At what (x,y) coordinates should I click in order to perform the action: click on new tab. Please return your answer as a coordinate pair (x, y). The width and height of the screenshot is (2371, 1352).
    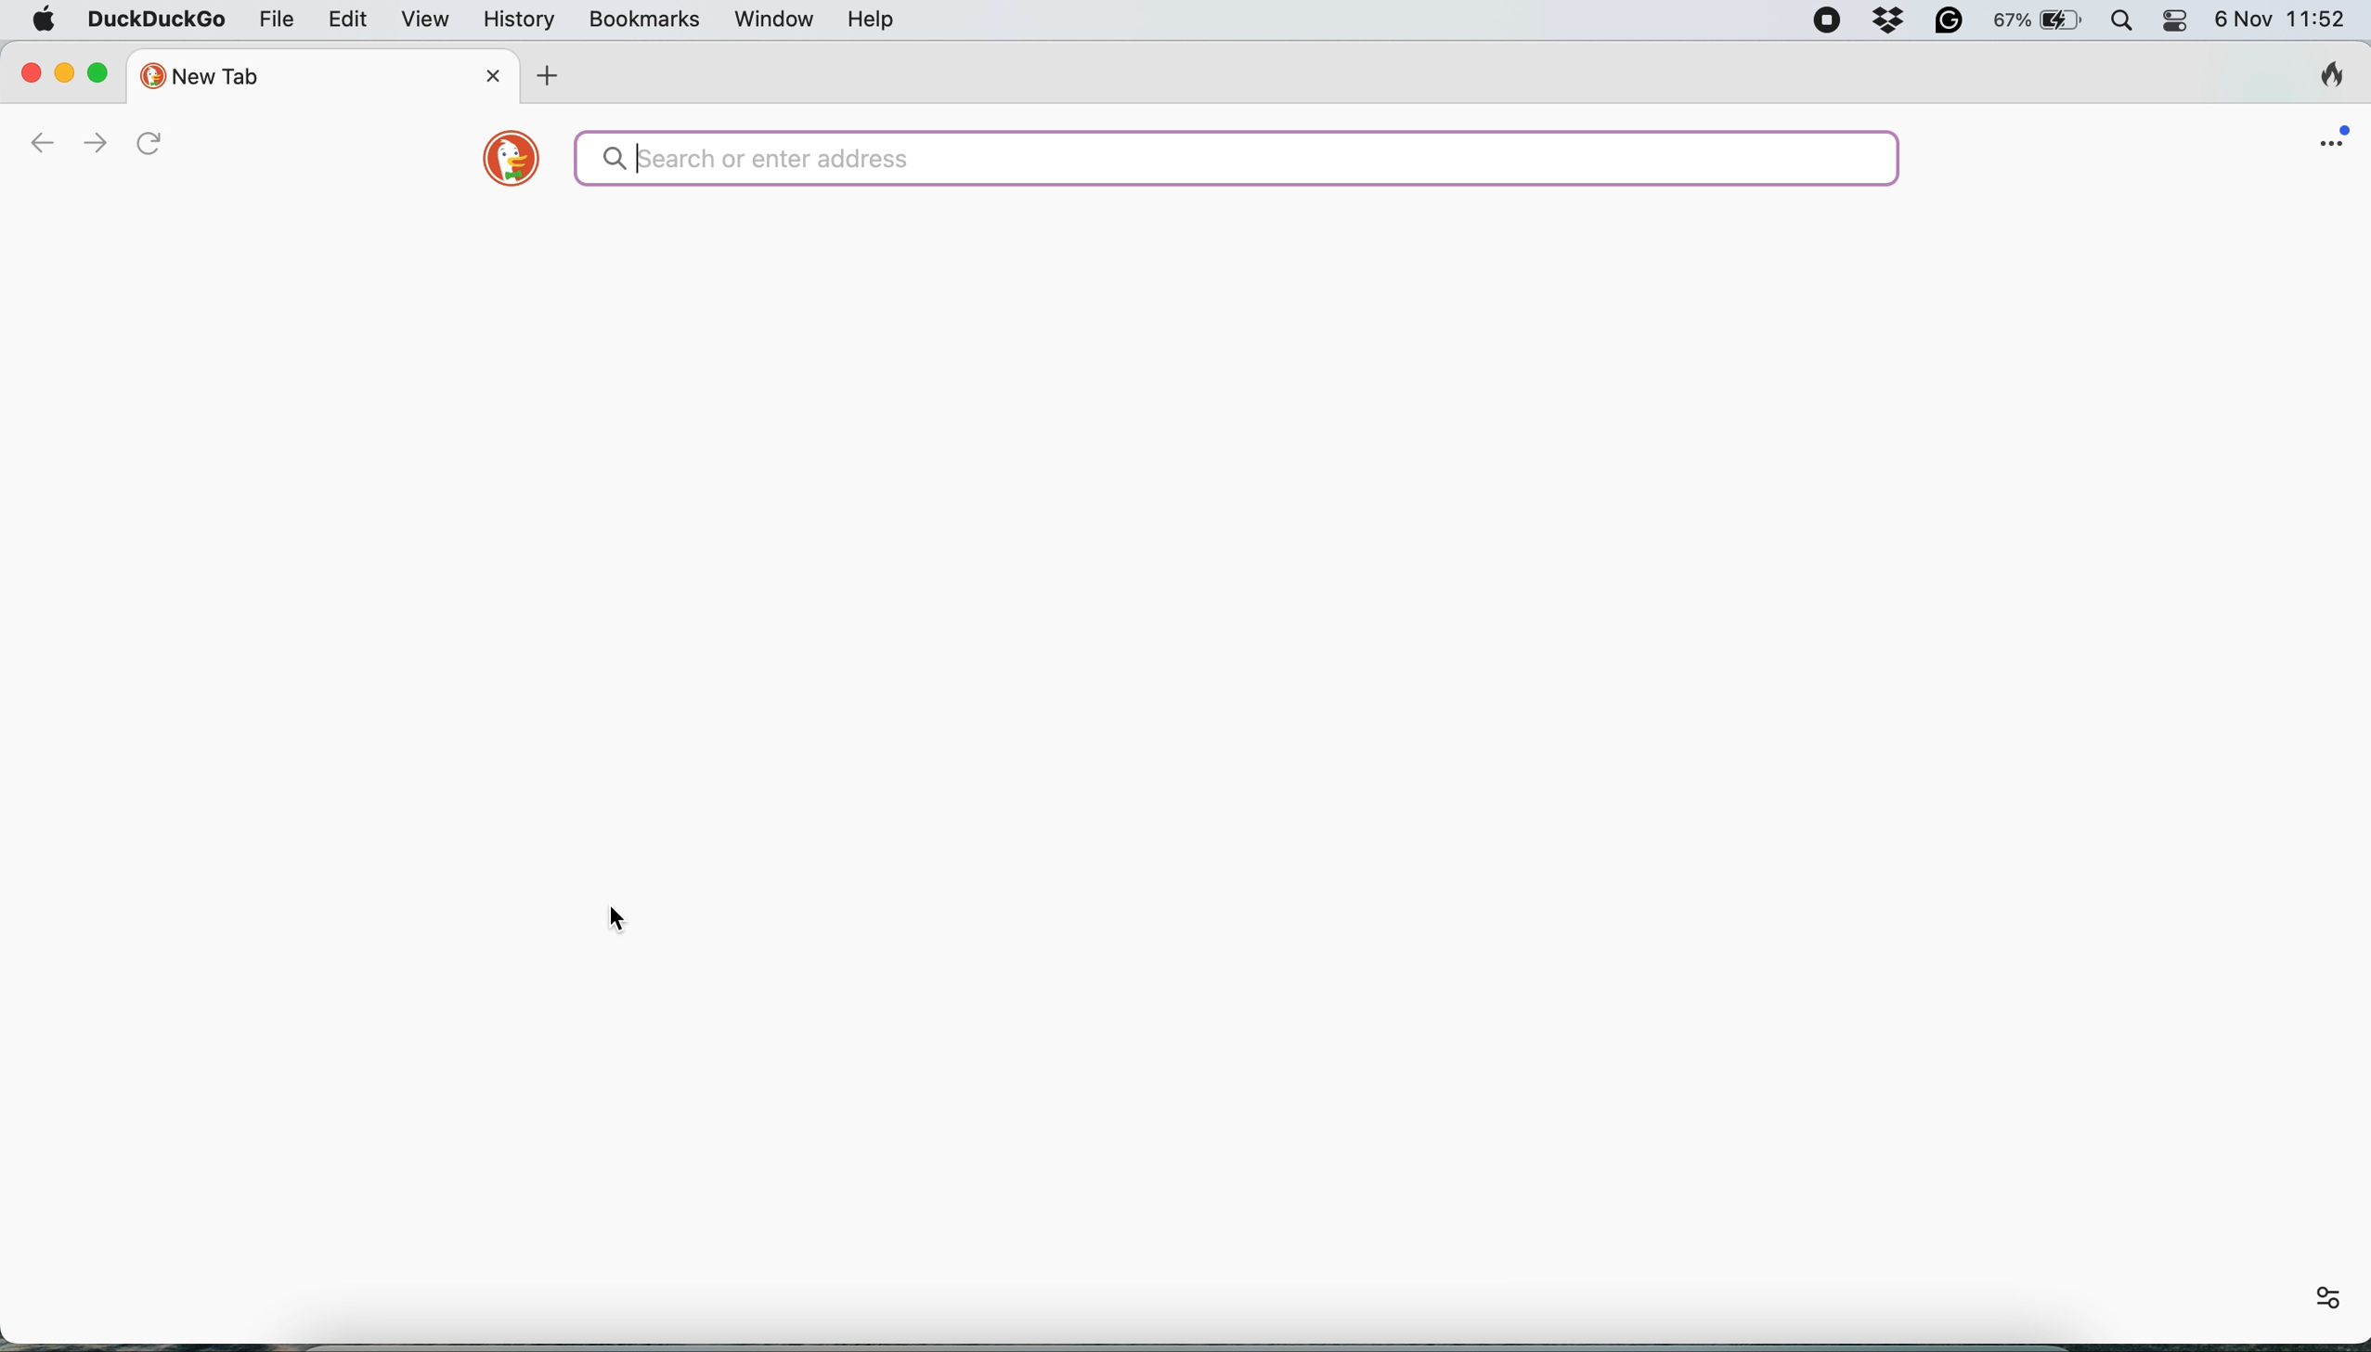
    Looking at the image, I should click on (302, 73).